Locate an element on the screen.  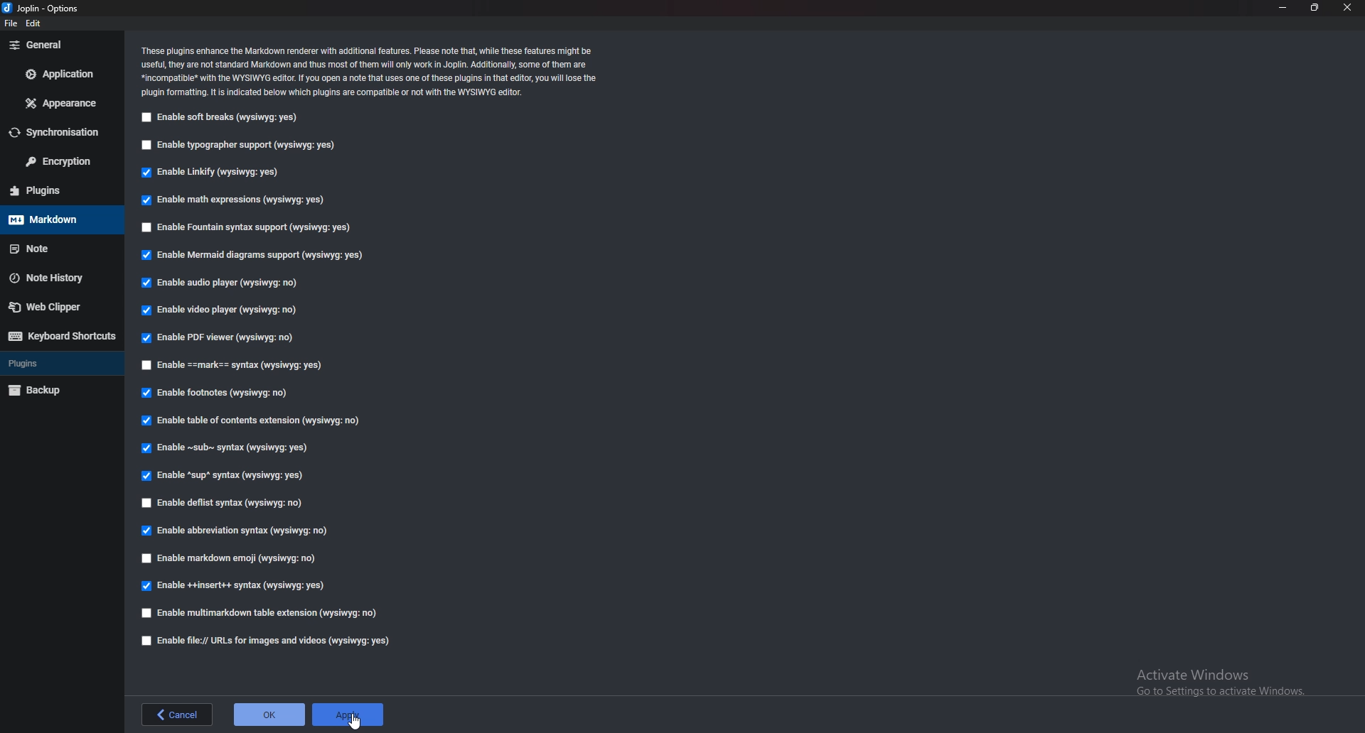
general is located at coordinates (61, 45).